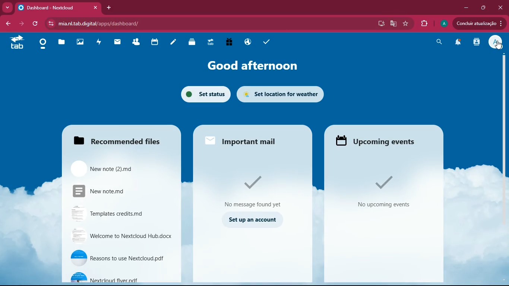 The width and height of the screenshot is (509, 286). I want to click on Dashboard - Nextcloud, so click(59, 8).